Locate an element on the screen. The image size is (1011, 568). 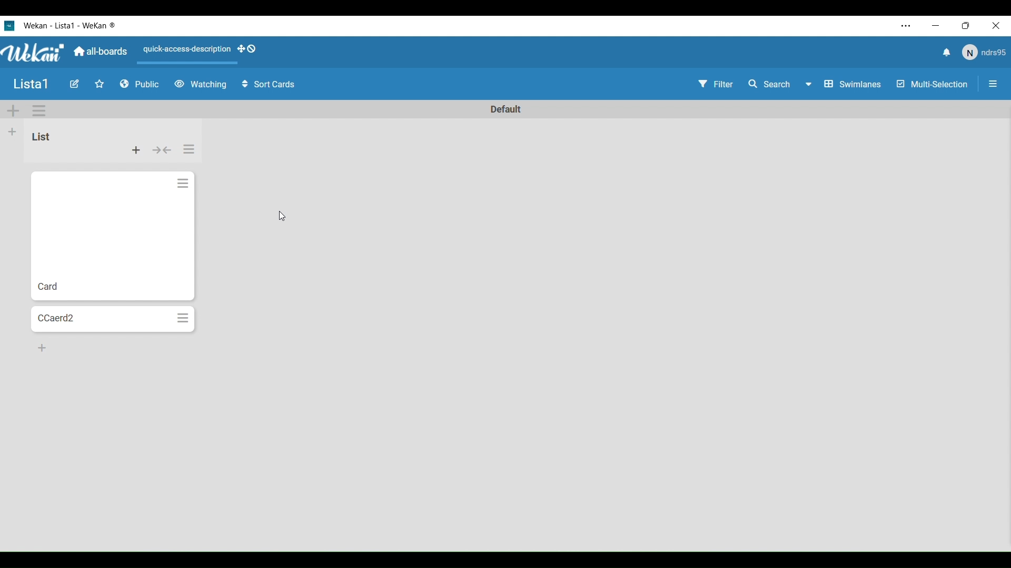
Add is located at coordinates (13, 131).